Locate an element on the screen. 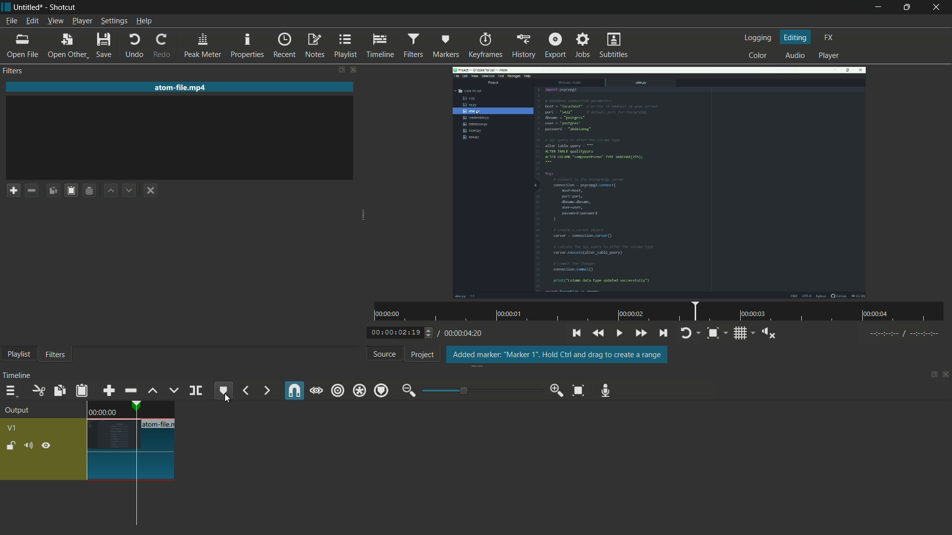 The height and width of the screenshot is (535, 952). copy checked filters is located at coordinates (70, 190).